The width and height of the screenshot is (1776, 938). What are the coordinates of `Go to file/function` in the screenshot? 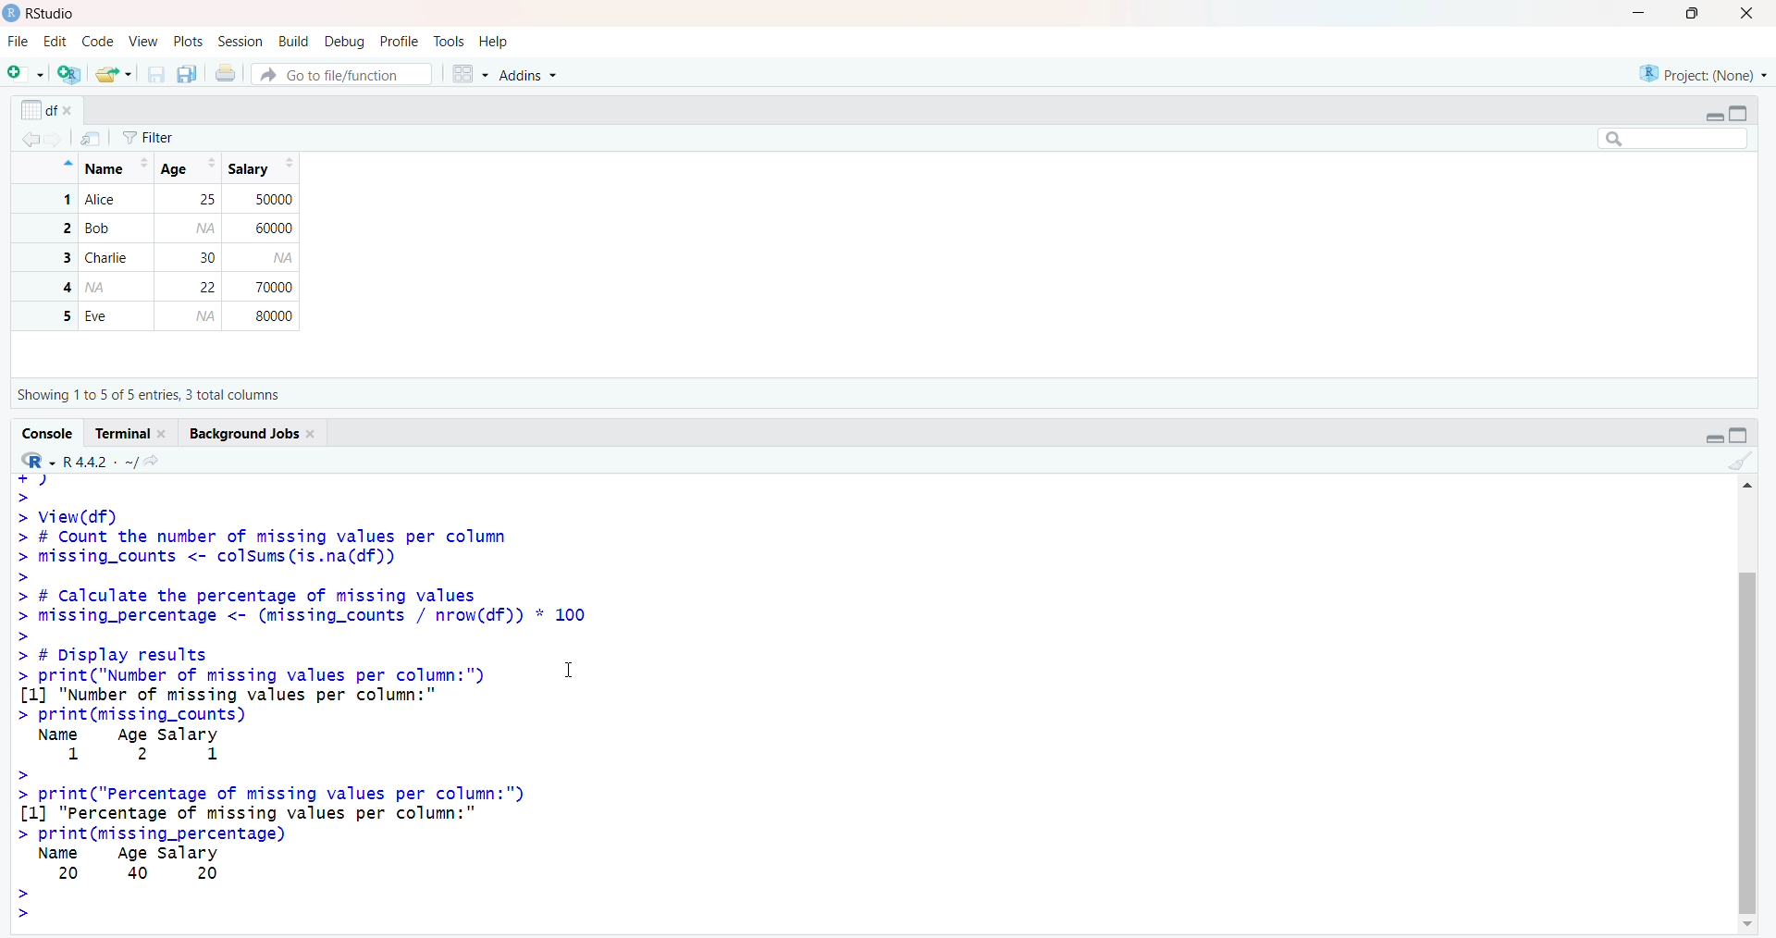 It's located at (342, 73).